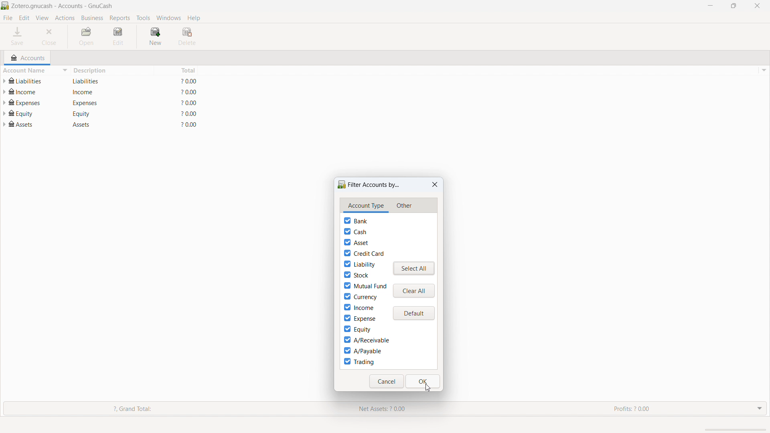  I want to click on maximize, so click(734, 6).